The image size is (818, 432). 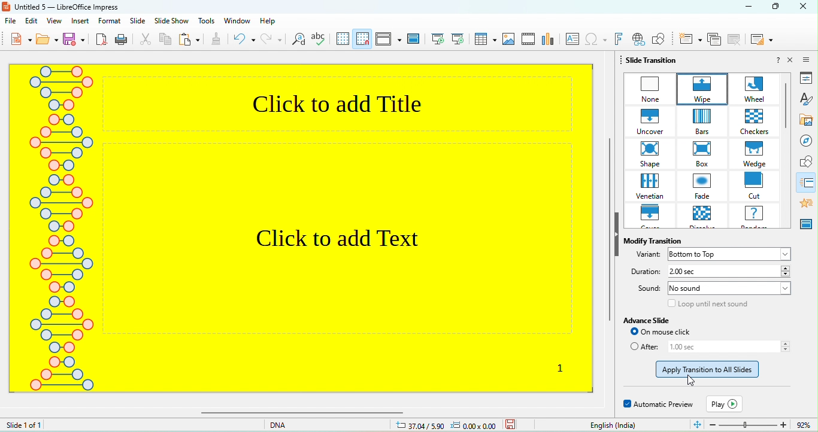 I want to click on bottom to up, so click(x=732, y=254).